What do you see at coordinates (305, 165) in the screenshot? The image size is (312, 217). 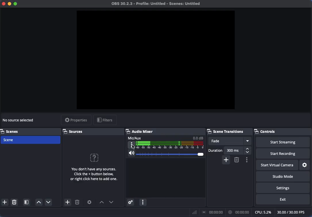 I see `Settings` at bounding box center [305, 165].